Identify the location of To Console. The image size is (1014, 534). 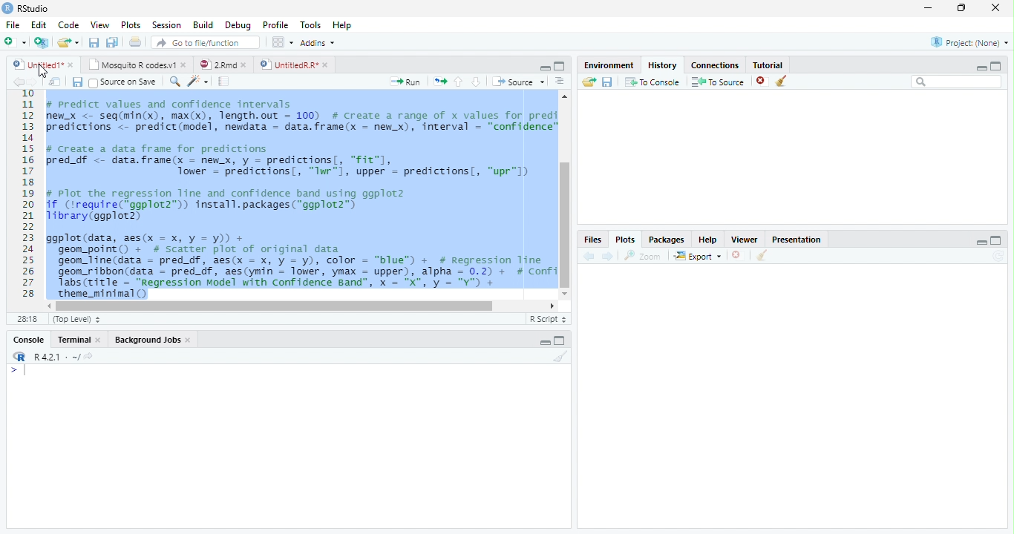
(652, 83).